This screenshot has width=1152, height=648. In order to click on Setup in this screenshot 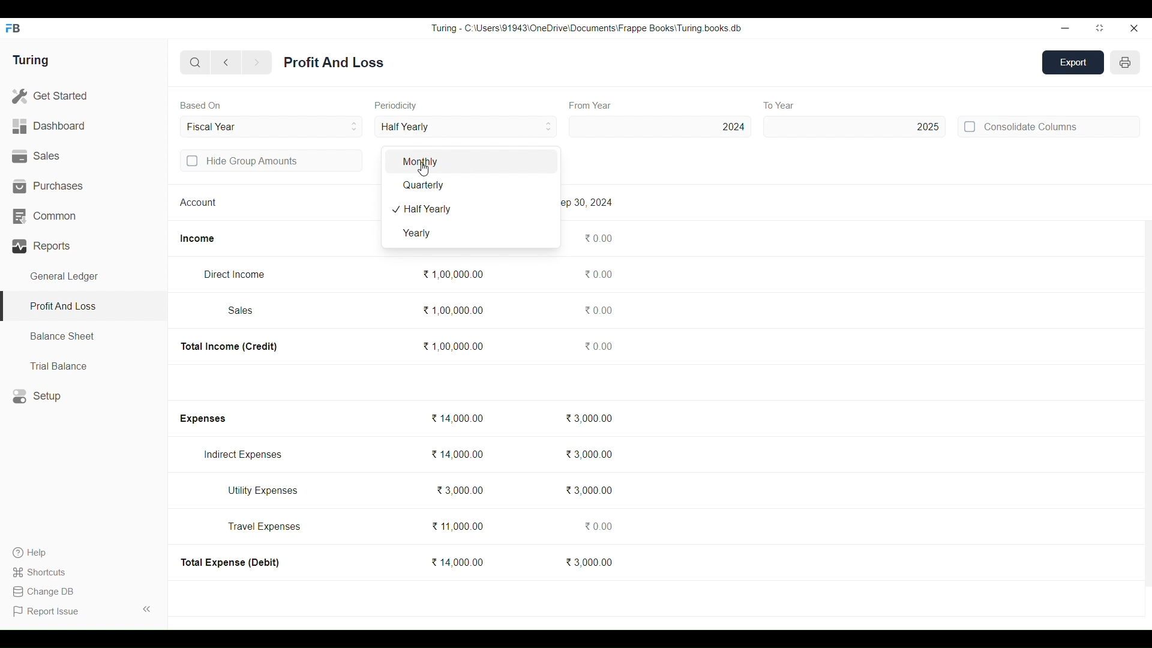, I will do `click(84, 396)`.